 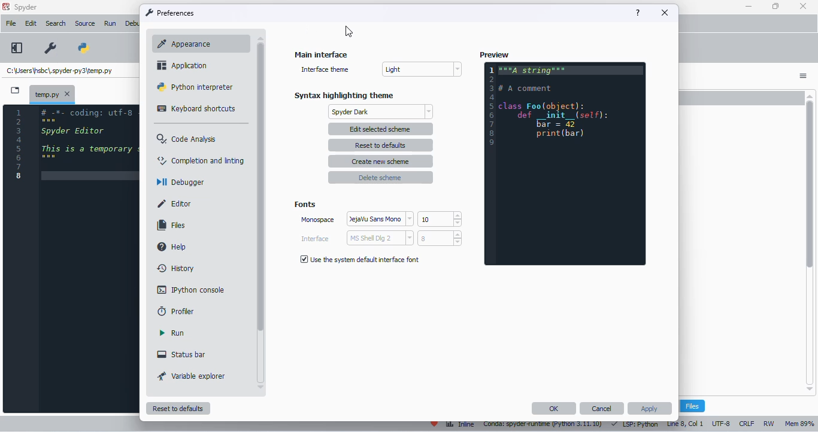 I want to click on edit, so click(x=31, y=23).